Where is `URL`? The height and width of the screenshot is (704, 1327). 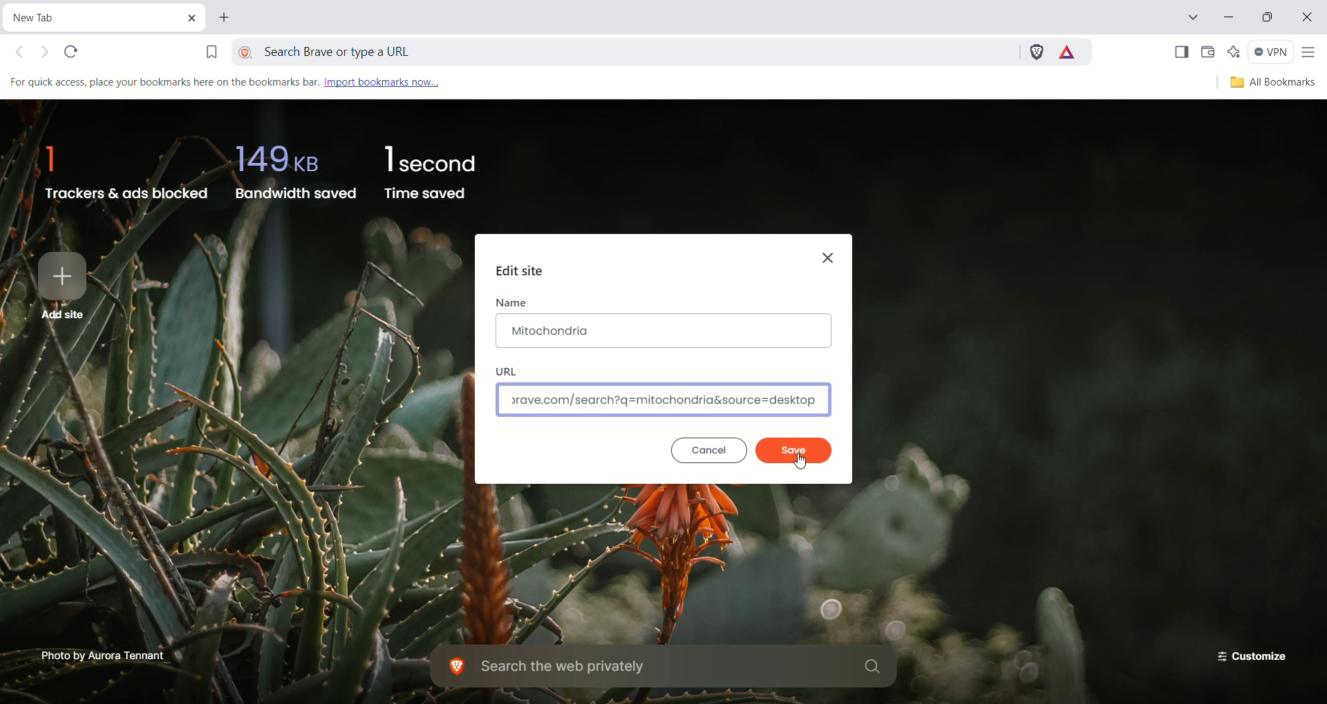
URL is located at coordinates (509, 370).